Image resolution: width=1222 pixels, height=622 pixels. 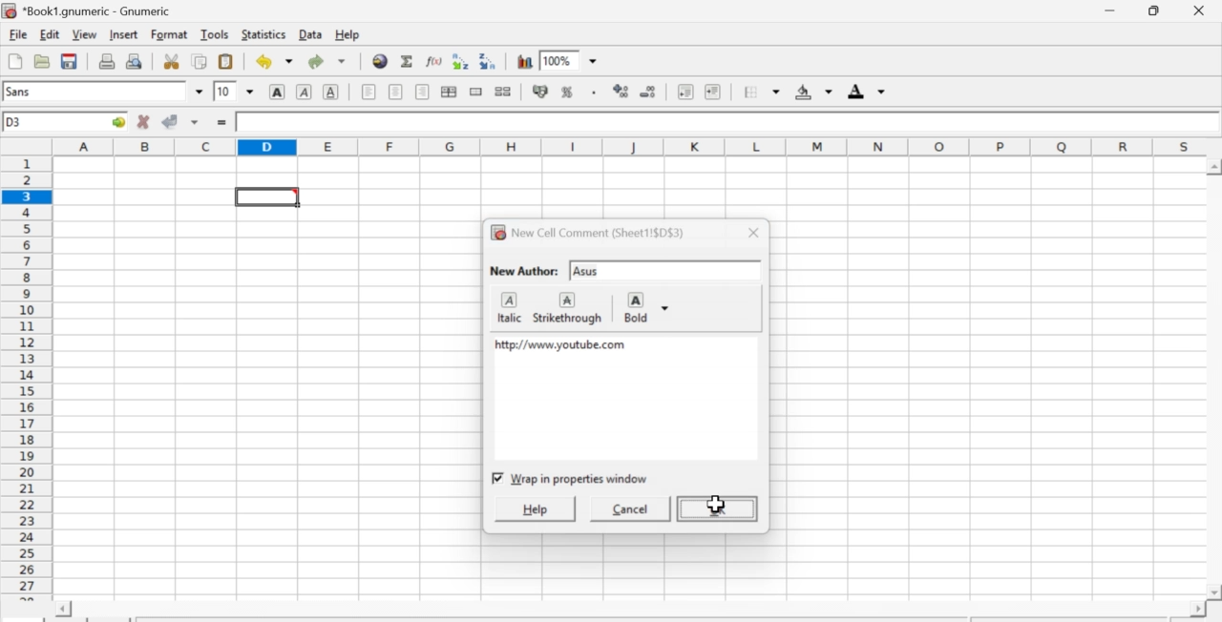 What do you see at coordinates (629, 145) in the screenshot?
I see `alphabets row` at bounding box center [629, 145].